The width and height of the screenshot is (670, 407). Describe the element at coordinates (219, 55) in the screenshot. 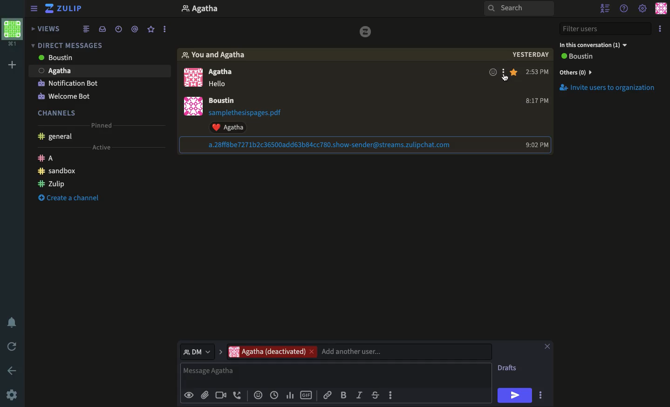

I see `You and user` at that location.